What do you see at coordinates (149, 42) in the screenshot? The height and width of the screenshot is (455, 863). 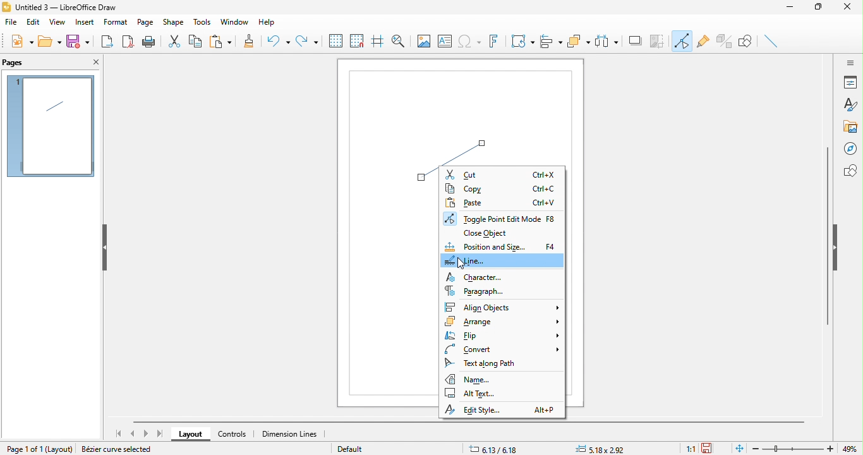 I see `print` at bounding box center [149, 42].